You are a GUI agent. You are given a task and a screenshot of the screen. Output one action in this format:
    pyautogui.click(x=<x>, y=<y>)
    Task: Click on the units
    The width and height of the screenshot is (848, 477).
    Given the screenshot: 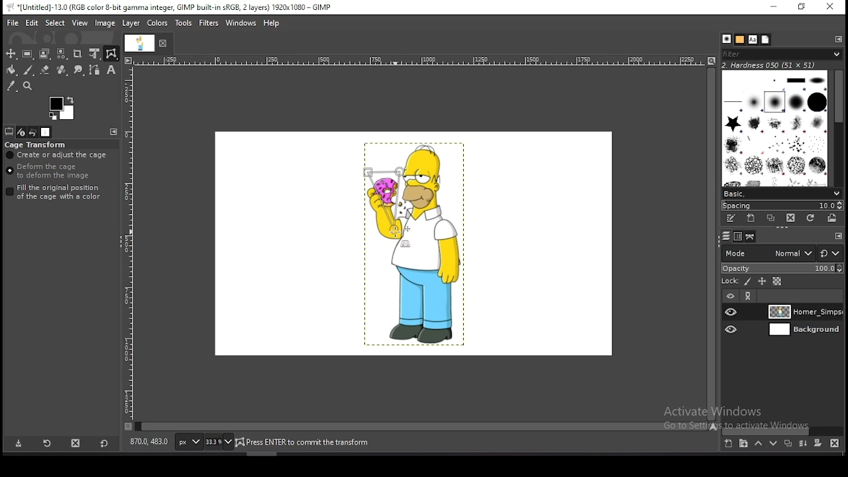 What is the action you would take?
    pyautogui.click(x=187, y=443)
    